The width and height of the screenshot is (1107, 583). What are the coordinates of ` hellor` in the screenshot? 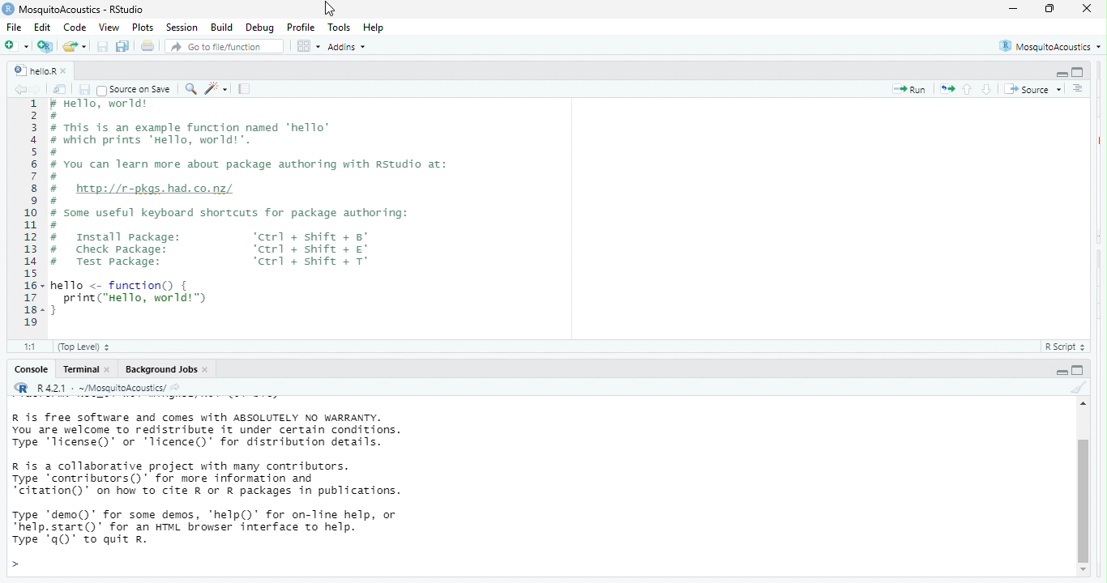 It's located at (31, 68).